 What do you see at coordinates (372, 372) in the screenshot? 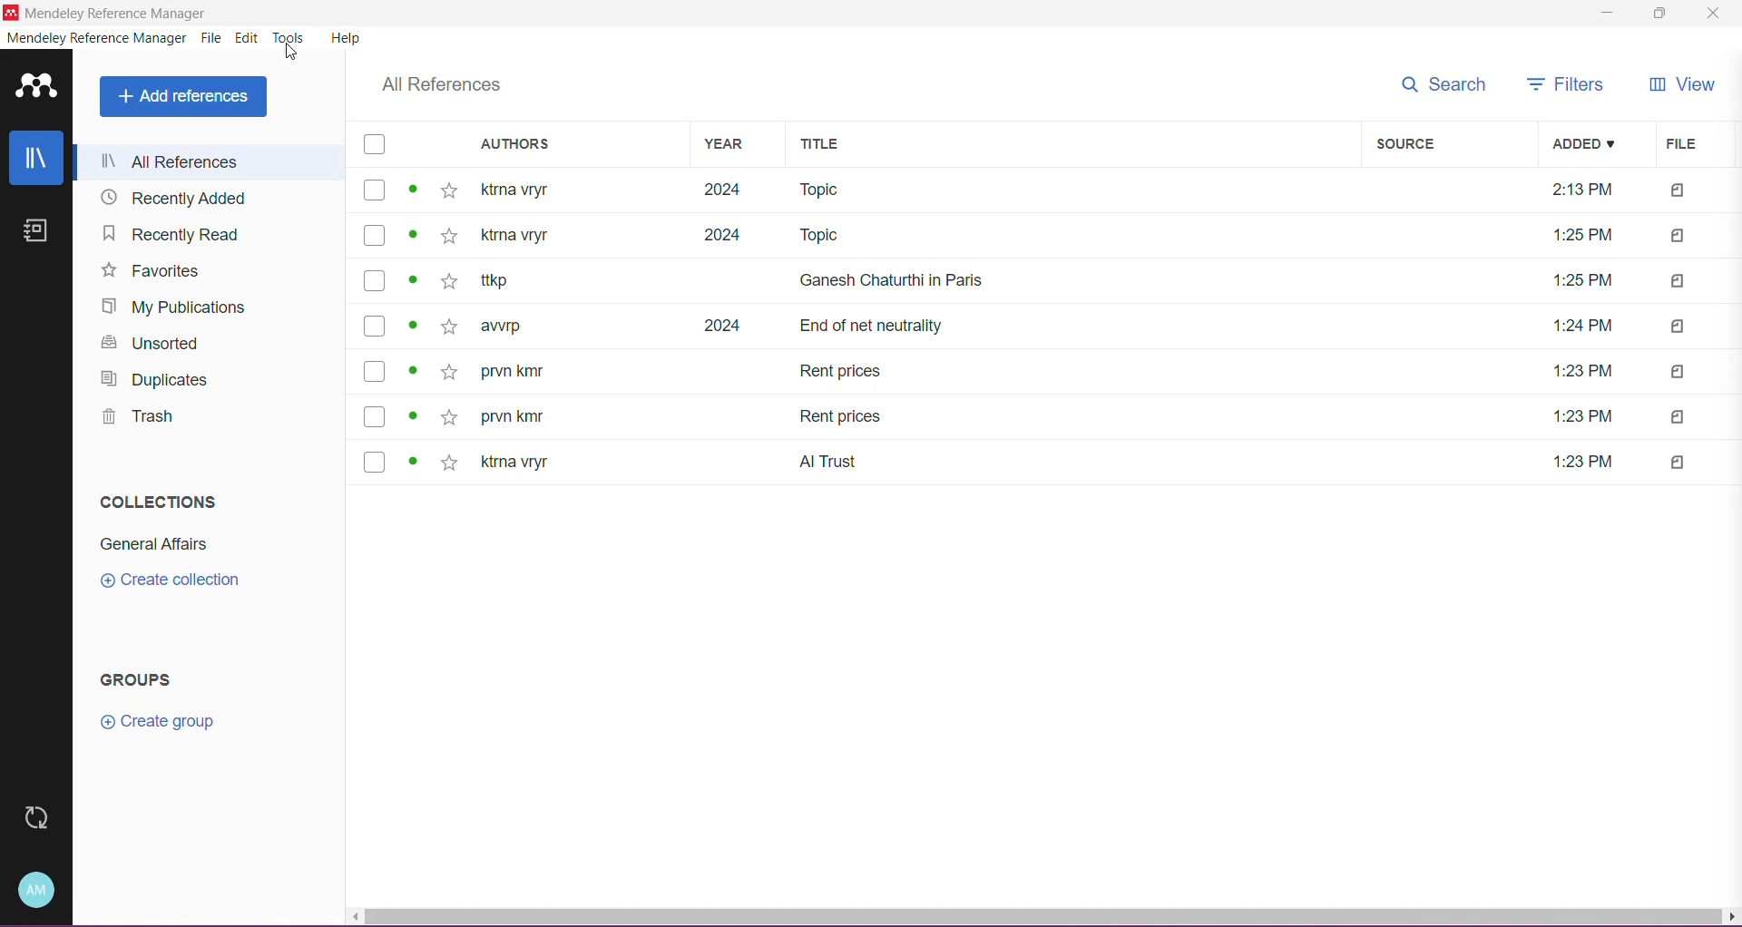
I see `checkbox` at bounding box center [372, 372].